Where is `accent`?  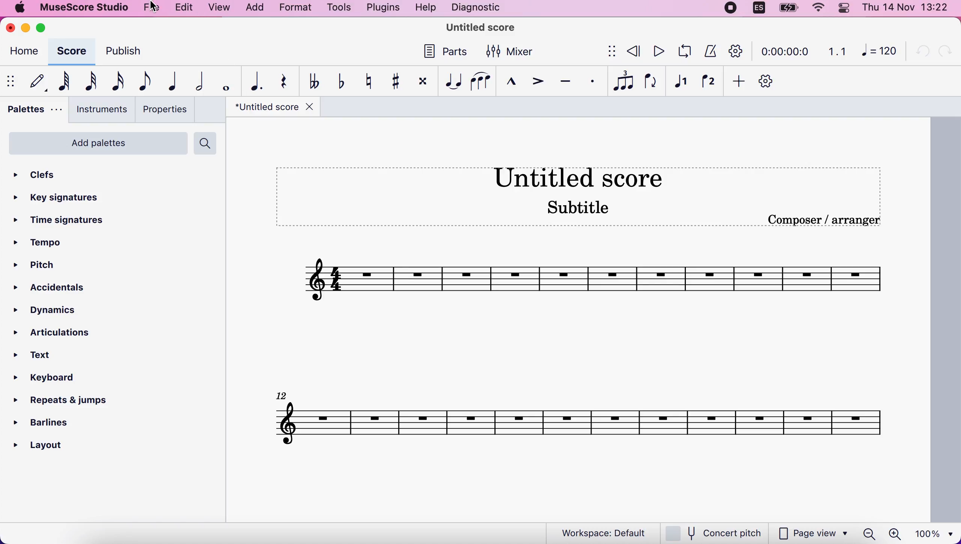 accent is located at coordinates (535, 83).